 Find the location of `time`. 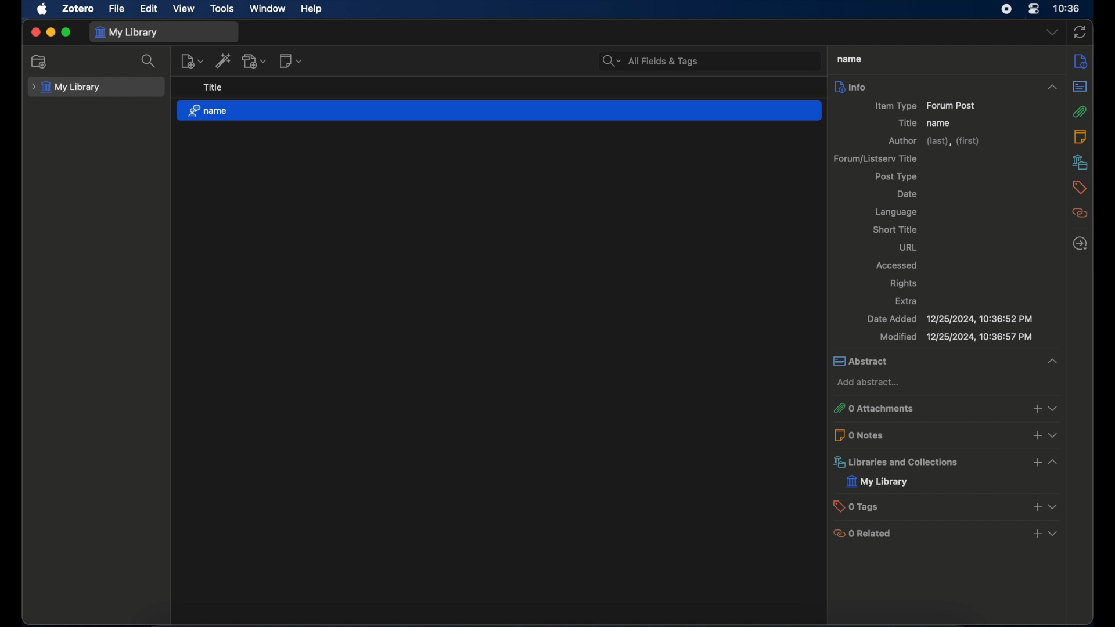

time is located at coordinates (1066, 8).